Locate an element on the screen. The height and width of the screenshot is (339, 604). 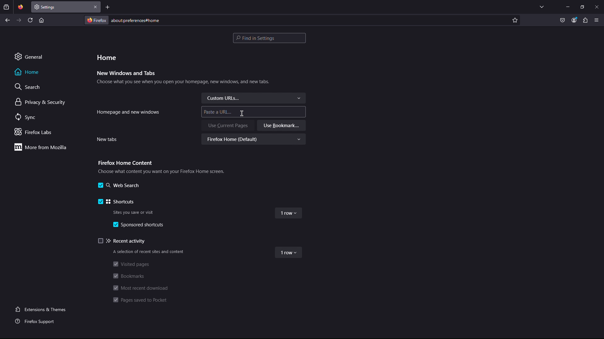
Home is located at coordinates (107, 57).